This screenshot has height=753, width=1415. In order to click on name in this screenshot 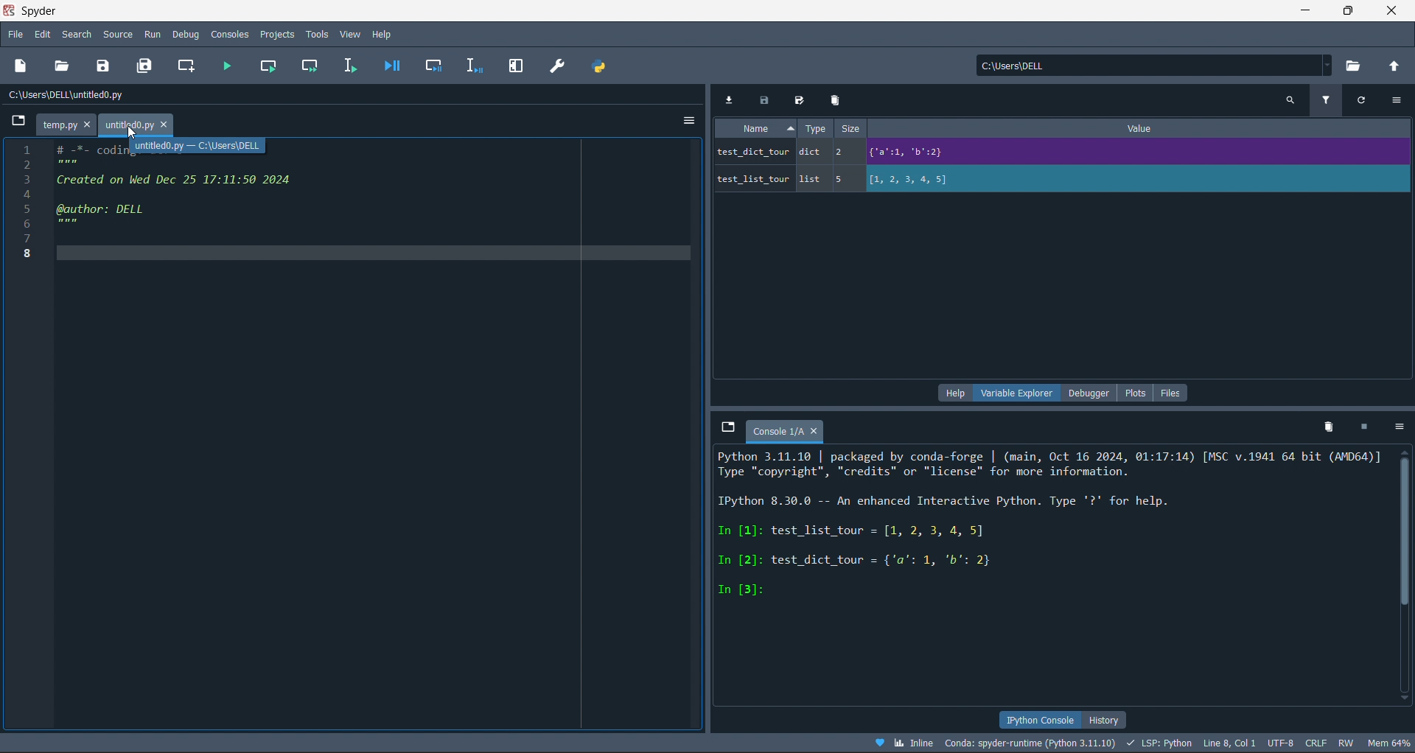, I will do `click(751, 130)`.